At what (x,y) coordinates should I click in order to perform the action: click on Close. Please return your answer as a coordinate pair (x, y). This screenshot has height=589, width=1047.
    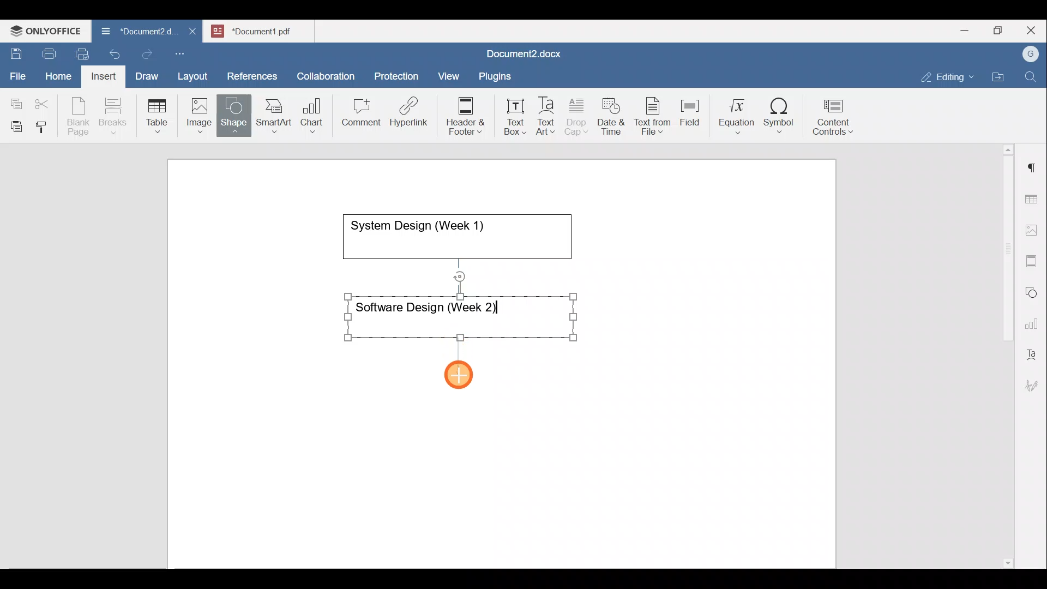
    Looking at the image, I should click on (1033, 31).